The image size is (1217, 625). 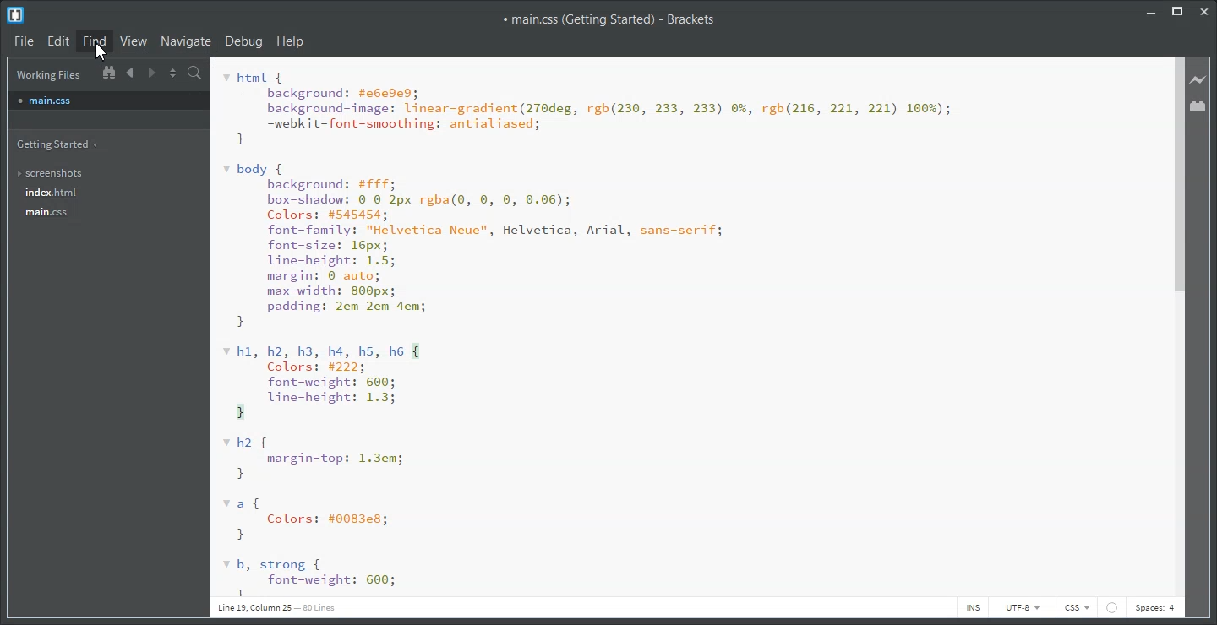 What do you see at coordinates (186, 41) in the screenshot?
I see `Navigate` at bounding box center [186, 41].